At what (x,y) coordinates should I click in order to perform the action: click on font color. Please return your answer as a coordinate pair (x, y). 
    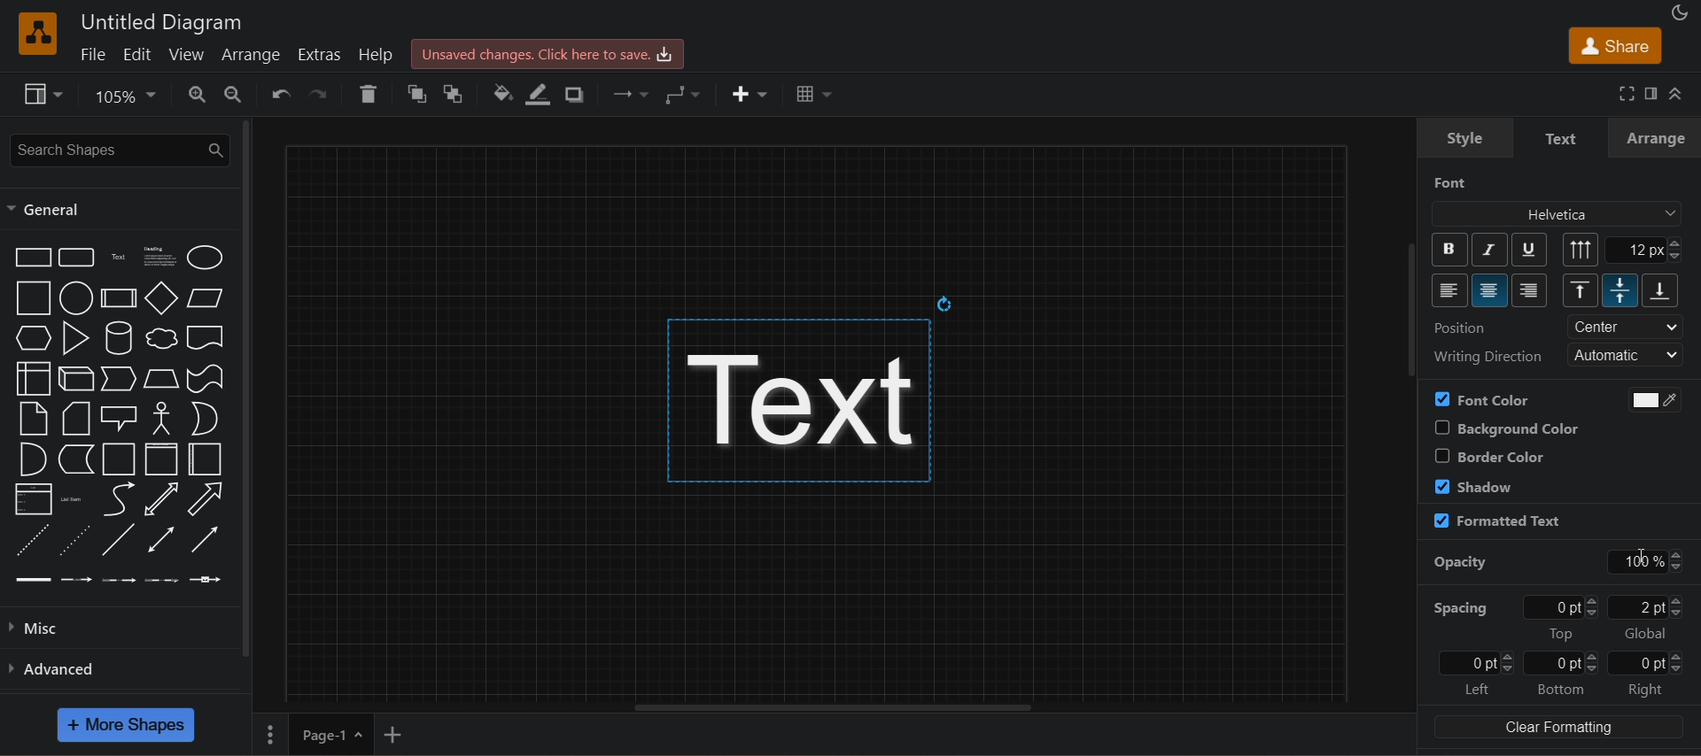
    Looking at the image, I should click on (1482, 399).